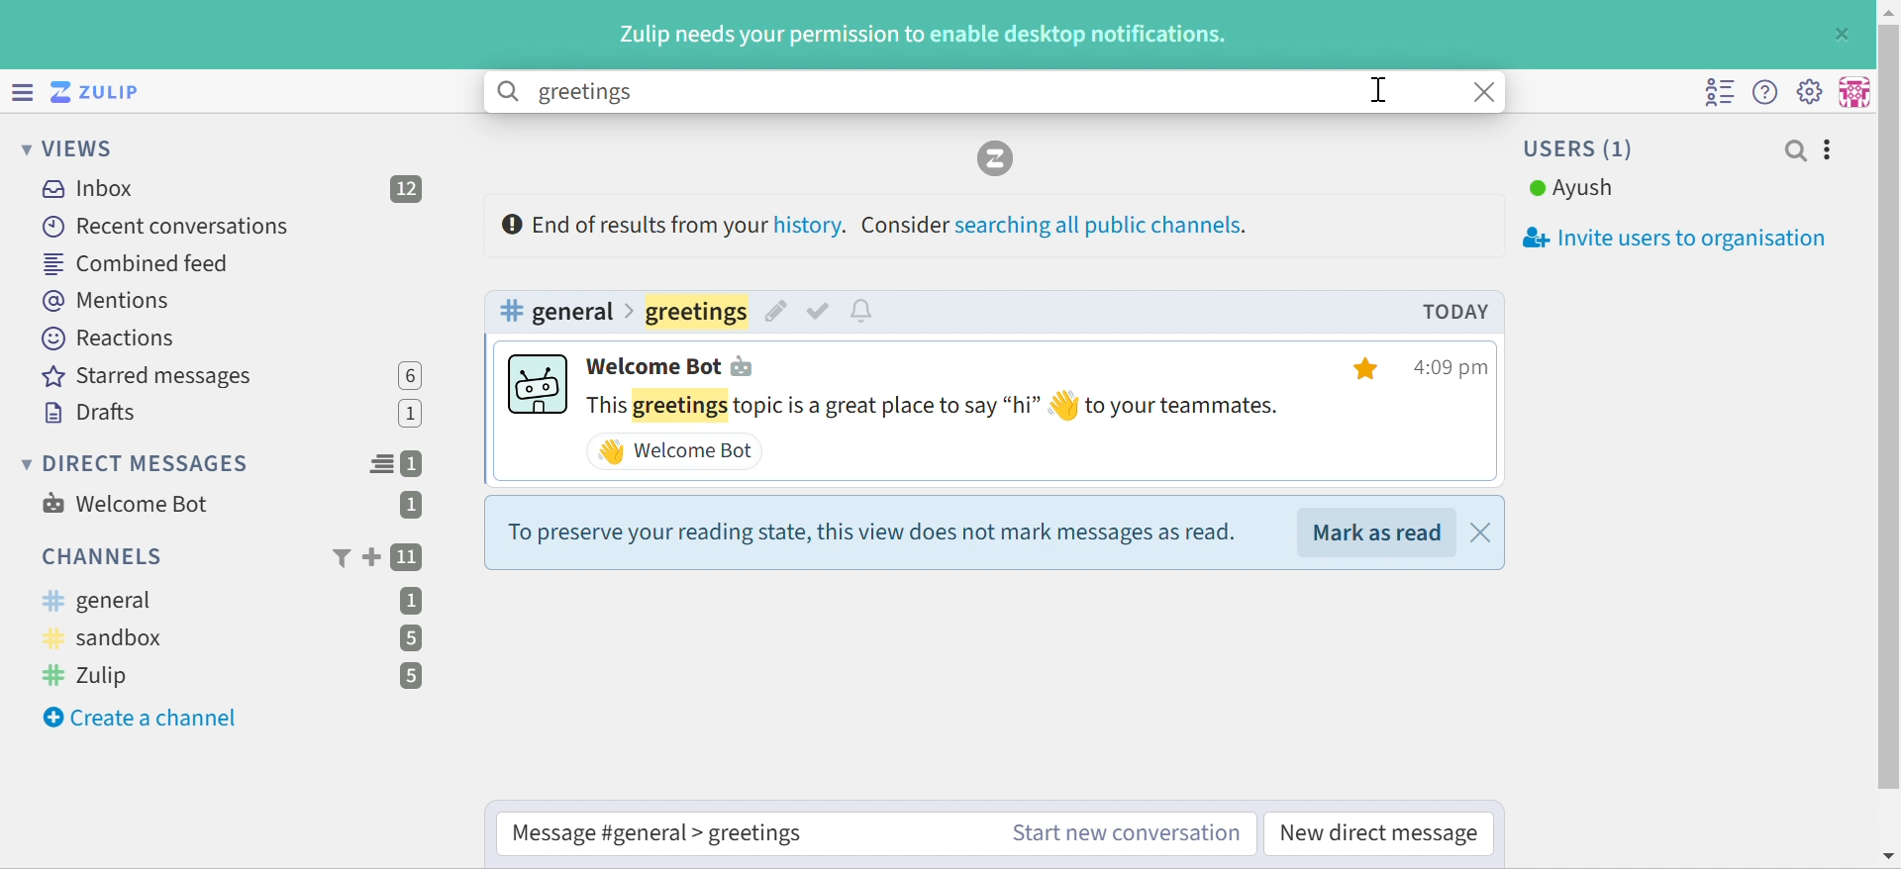  What do you see at coordinates (90, 413) in the screenshot?
I see `Drafts` at bounding box center [90, 413].